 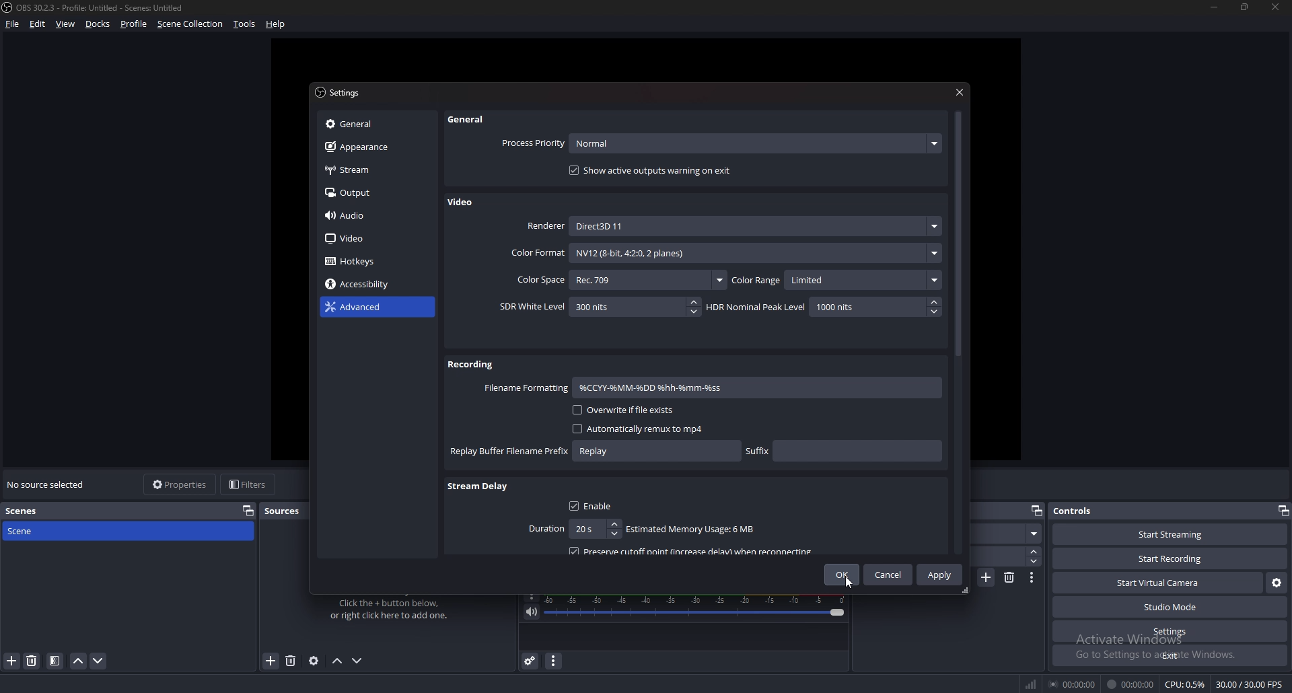 I want to click on signal, so click(x=1029, y=682).